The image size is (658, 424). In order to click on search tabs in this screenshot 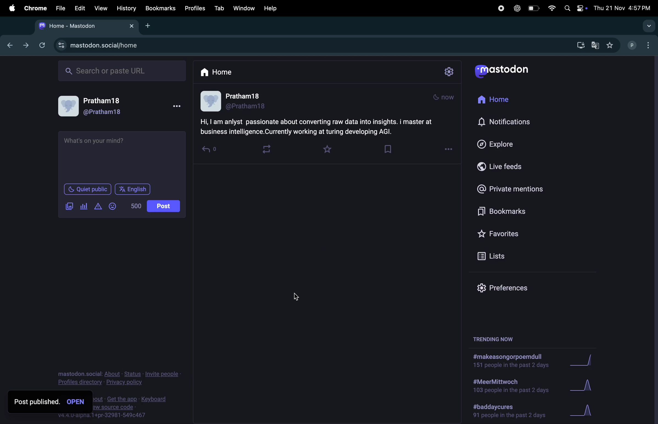, I will do `click(648, 26)`.